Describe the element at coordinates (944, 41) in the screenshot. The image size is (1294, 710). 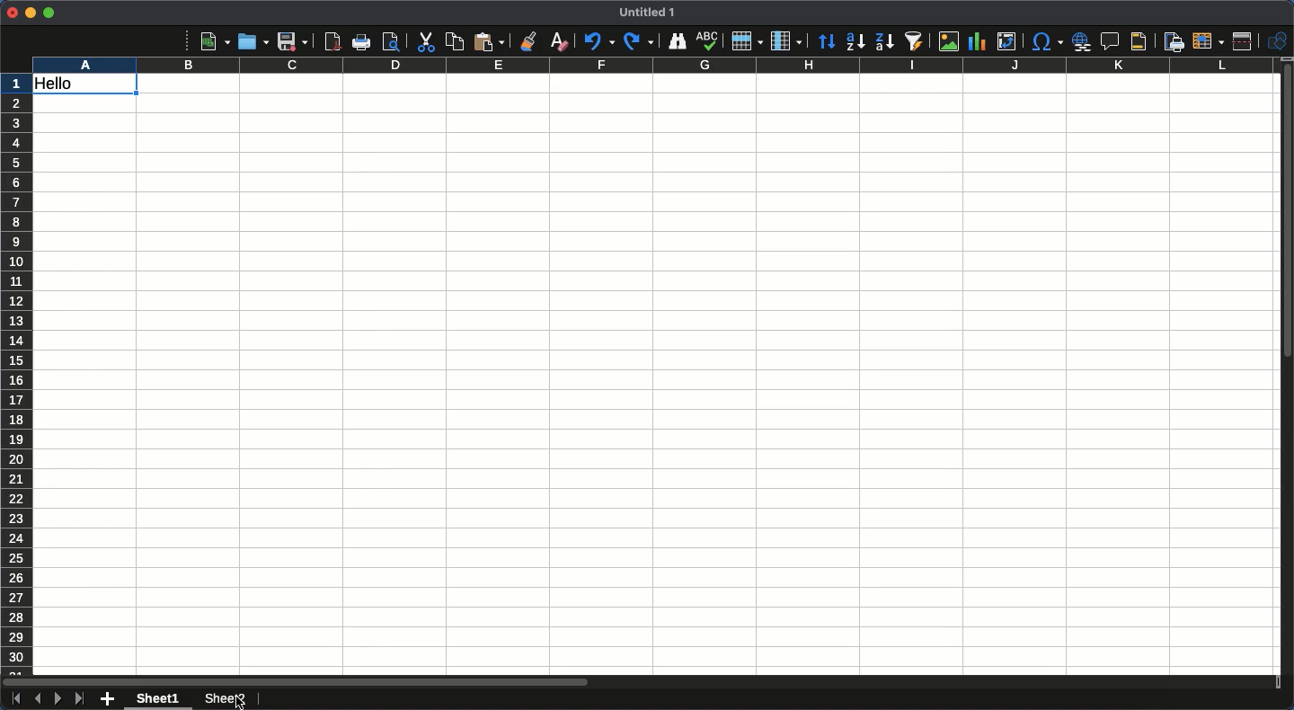
I see `Image` at that location.